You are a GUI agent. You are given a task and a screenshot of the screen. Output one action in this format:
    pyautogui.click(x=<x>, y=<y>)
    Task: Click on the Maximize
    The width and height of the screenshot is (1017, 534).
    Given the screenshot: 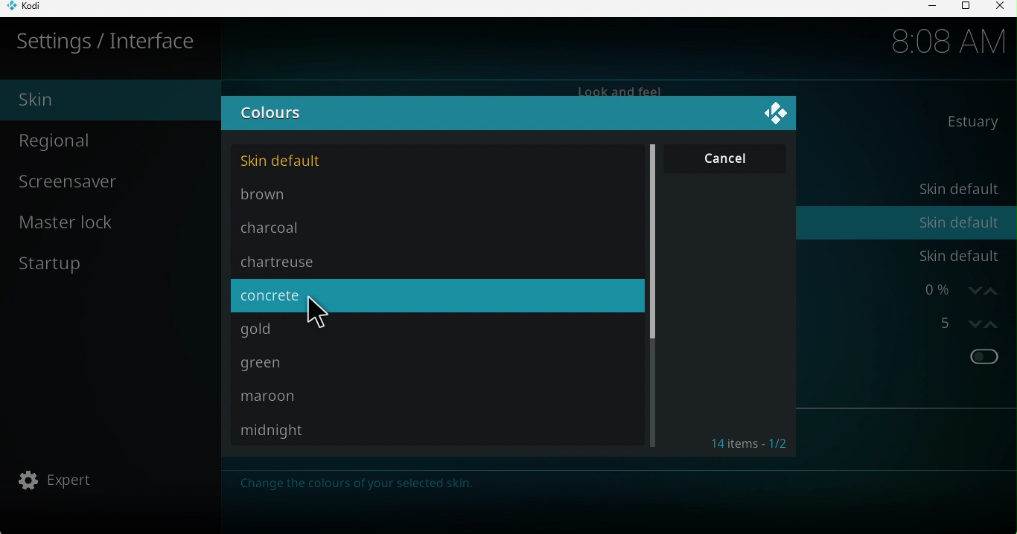 What is the action you would take?
    pyautogui.click(x=964, y=7)
    